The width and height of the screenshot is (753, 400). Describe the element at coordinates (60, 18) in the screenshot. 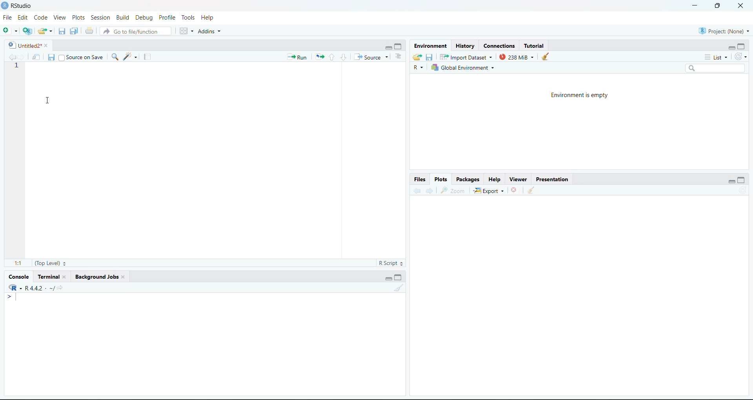

I see `View` at that location.